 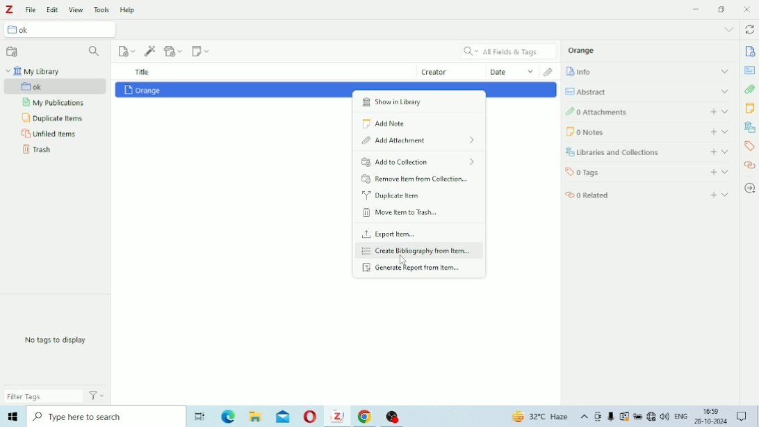 I want to click on ok, so click(x=63, y=31).